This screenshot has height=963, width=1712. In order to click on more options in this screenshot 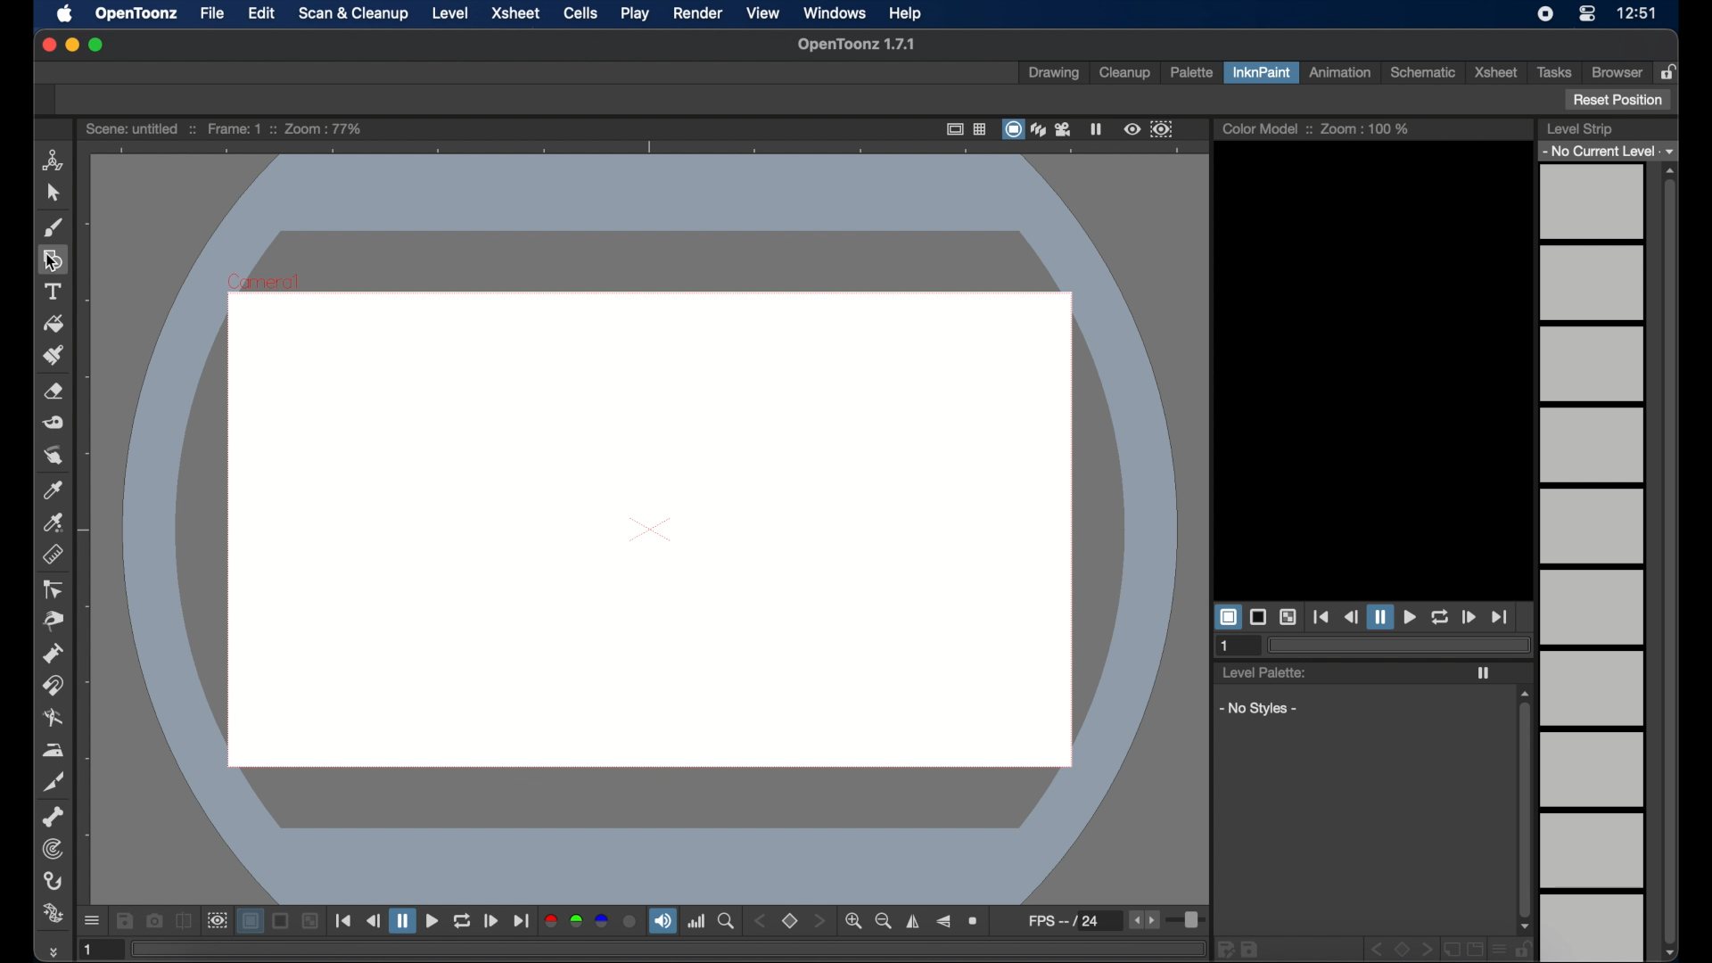, I will do `click(92, 922)`.